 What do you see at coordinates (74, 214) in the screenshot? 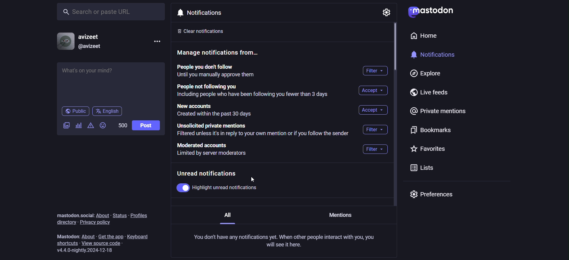
I see `text` at bounding box center [74, 214].